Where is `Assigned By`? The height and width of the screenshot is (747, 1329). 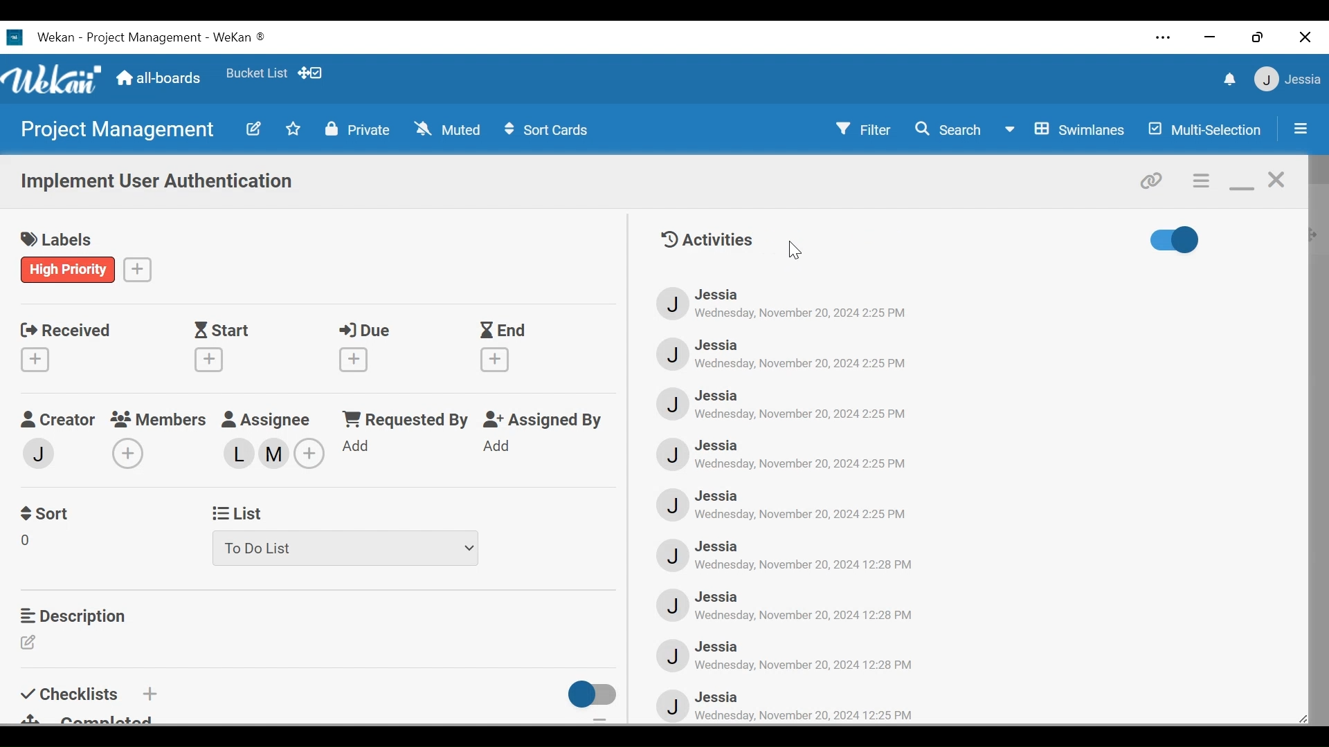 Assigned By is located at coordinates (542, 419).